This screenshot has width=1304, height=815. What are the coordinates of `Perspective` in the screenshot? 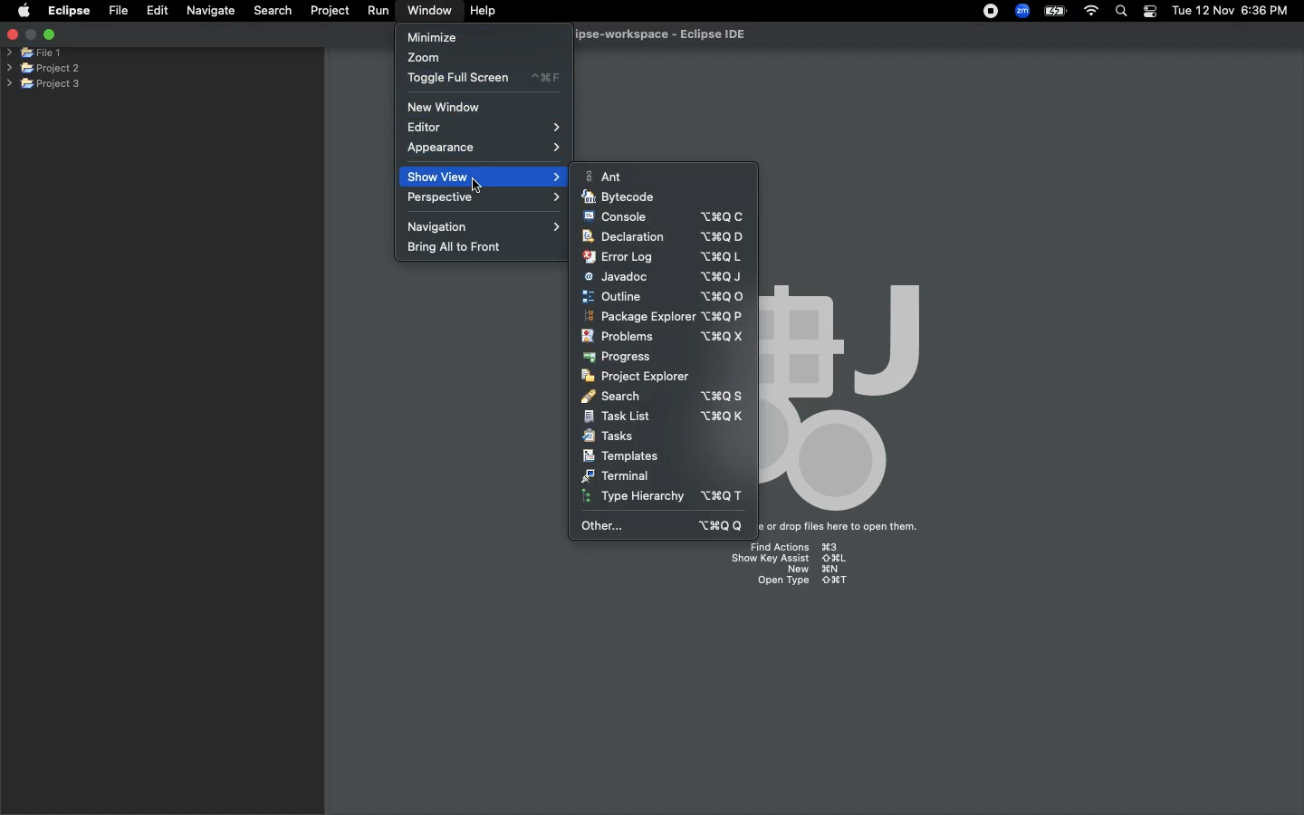 It's located at (488, 198).